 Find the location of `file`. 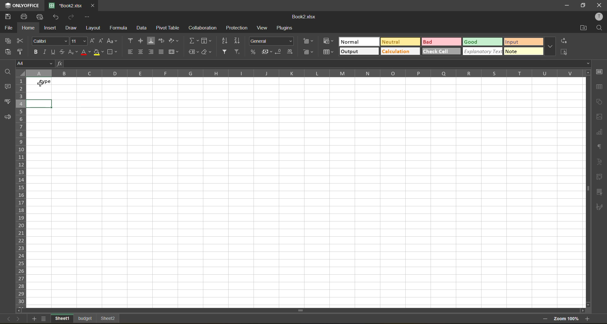

file is located at coordinates (8, 28).